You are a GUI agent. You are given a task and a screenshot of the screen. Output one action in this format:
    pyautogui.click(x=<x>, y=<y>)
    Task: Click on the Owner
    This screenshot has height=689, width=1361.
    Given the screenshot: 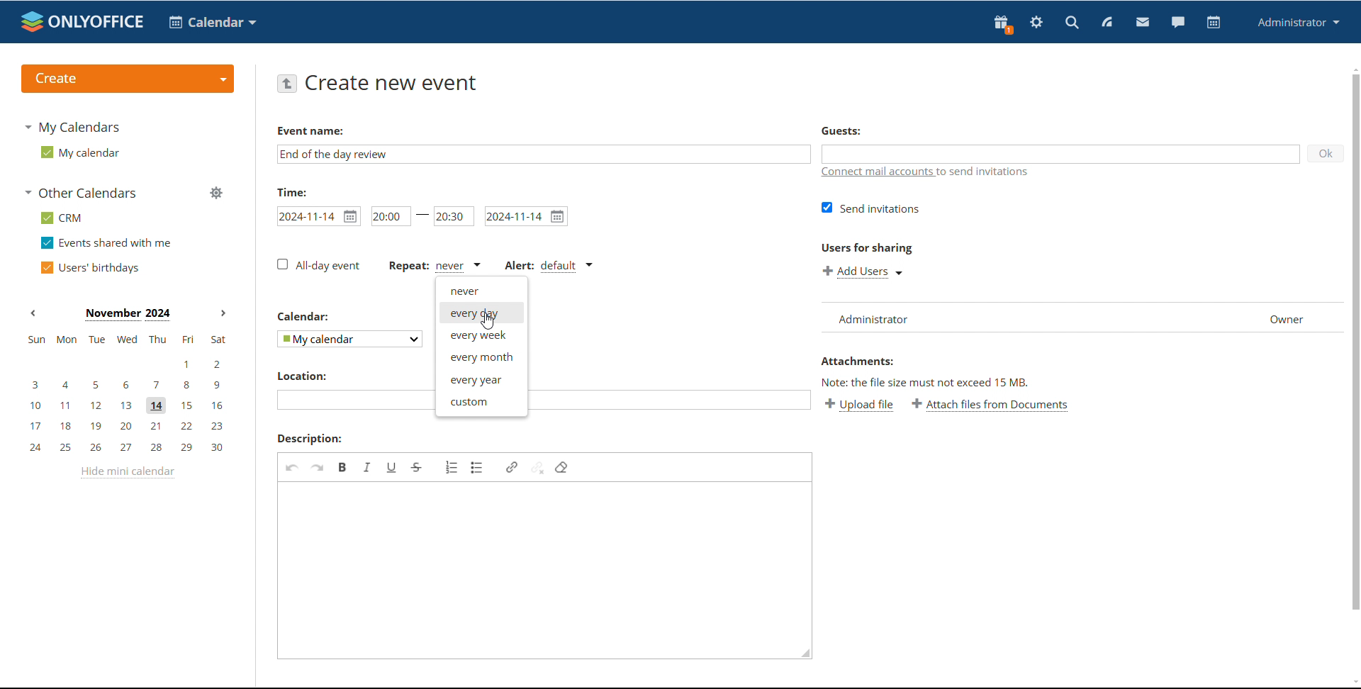 What is the action you would take?
    pyautogui.click(x=1300, y=317)
    